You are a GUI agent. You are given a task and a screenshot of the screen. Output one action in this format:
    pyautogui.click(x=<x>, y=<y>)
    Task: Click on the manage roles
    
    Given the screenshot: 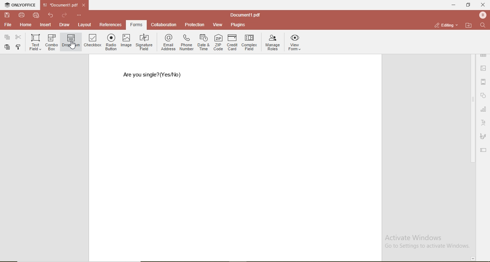 What is the action you would take?
    pyautogui.click(x=272, y=43)
    